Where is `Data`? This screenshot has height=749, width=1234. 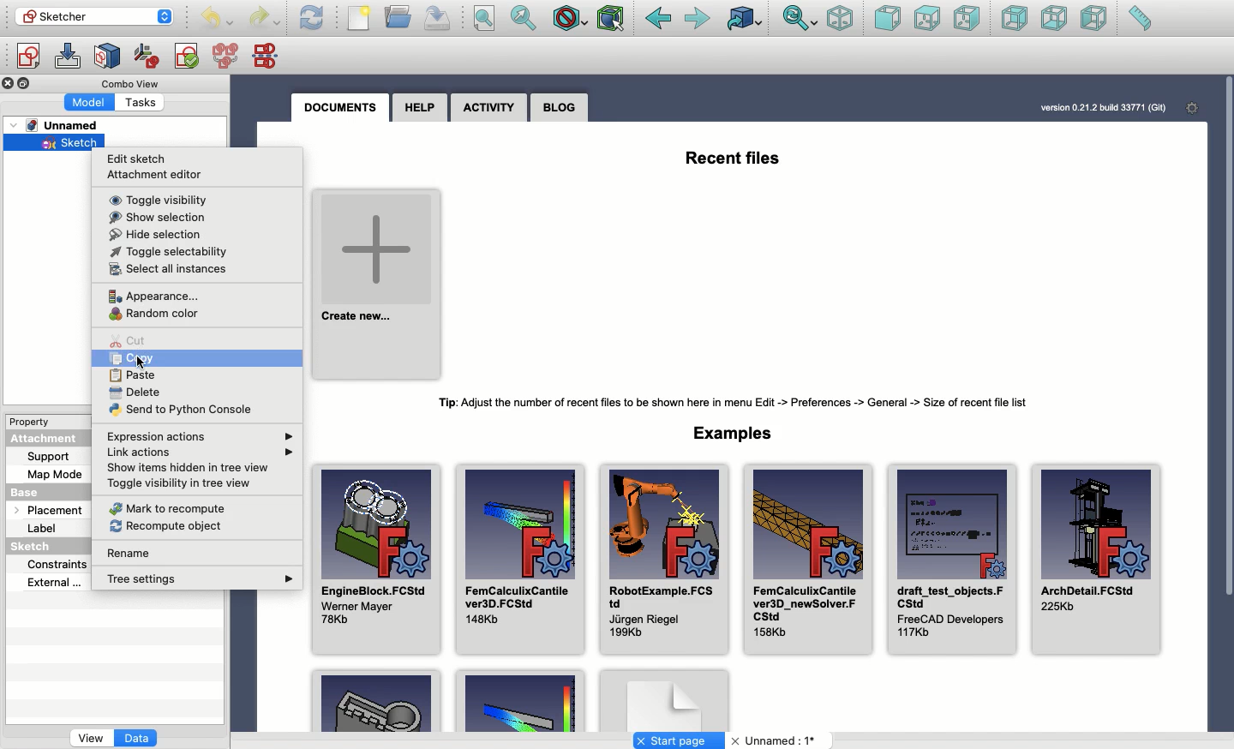
Data is located at coordinates (138, 740).